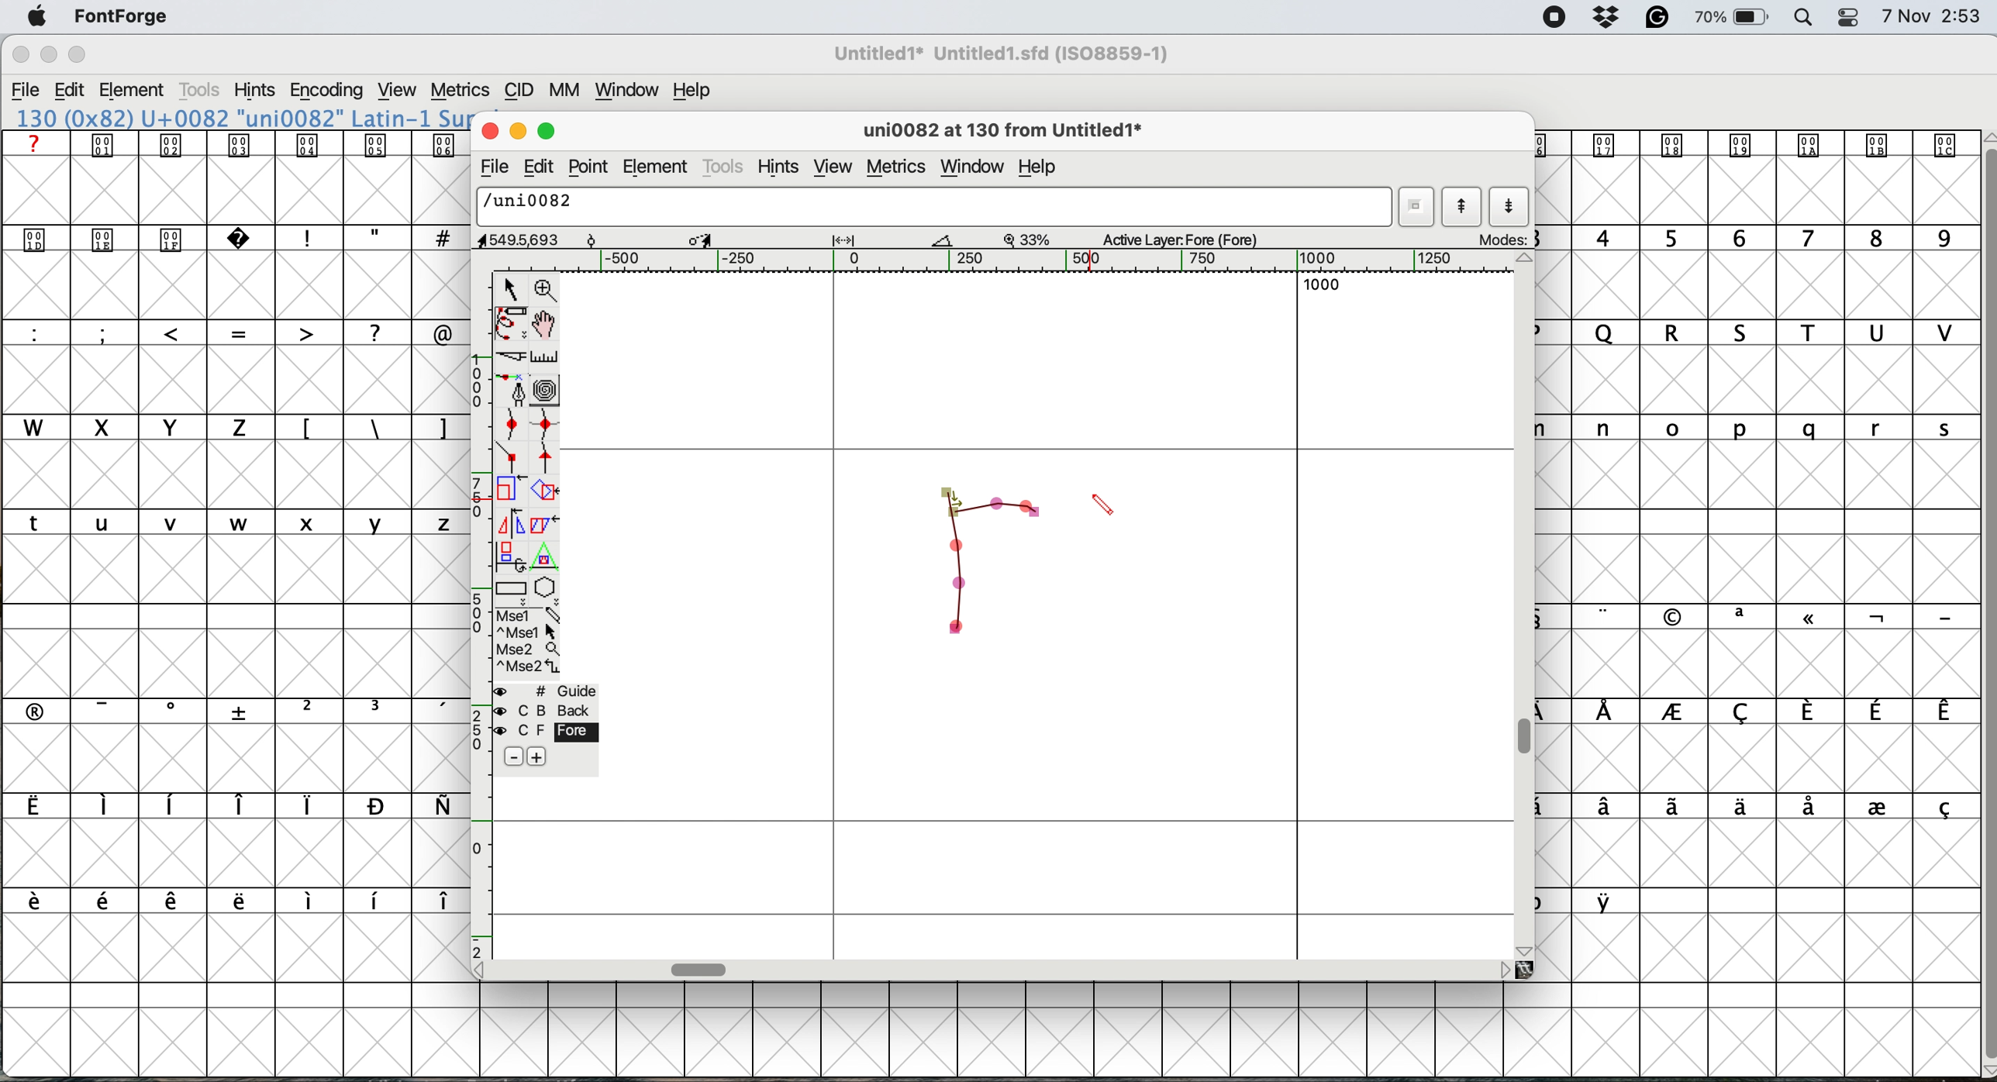  Describe the element at coordinates (833, 167) in the screenshot. I see `view` at that location.